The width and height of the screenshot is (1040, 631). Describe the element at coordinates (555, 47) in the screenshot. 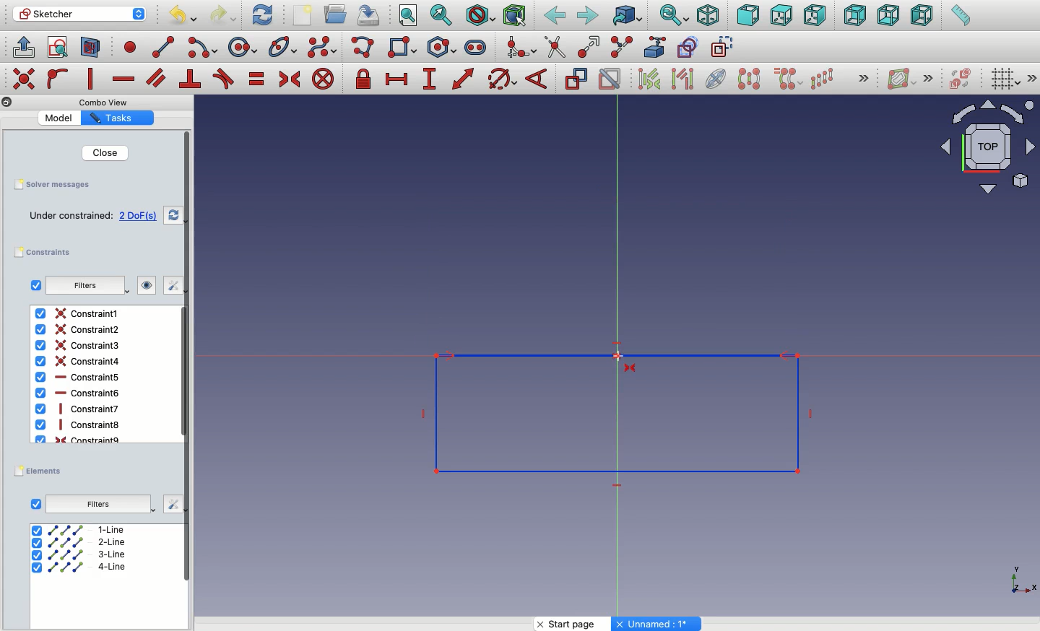

I see `Trim edge` at that location.